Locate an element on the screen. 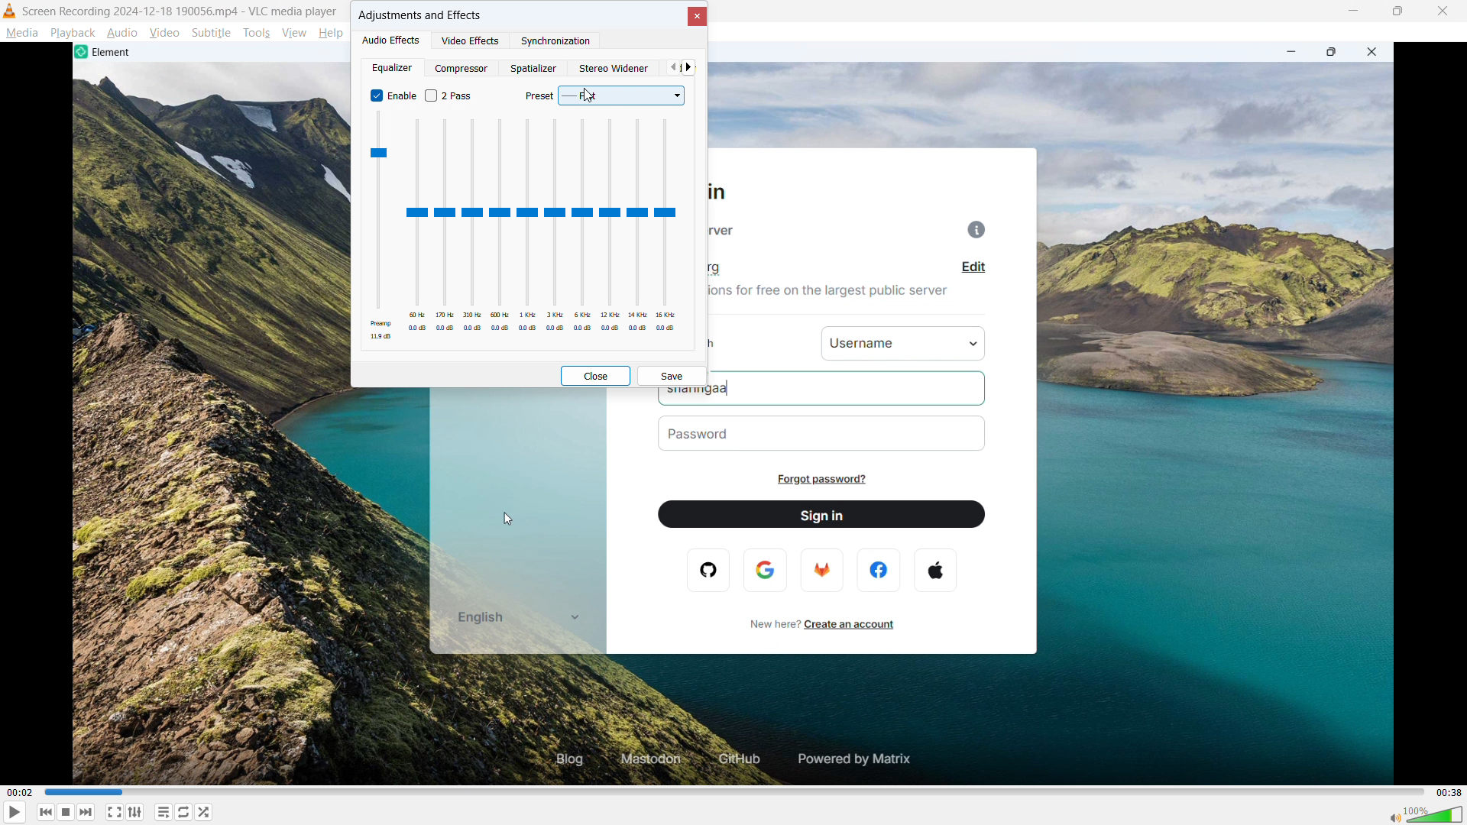 This screenshot has height=825, width=1467. Adjust 1 kilohertz is located at coordinates (528, 227).